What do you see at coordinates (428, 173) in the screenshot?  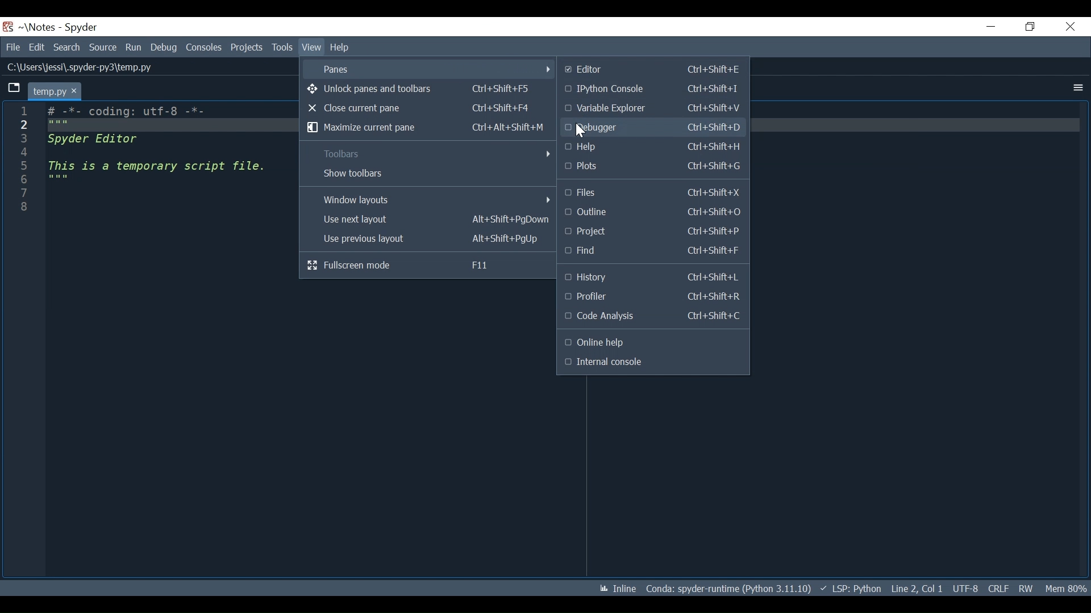 I see `Show toolbars` at bounding box center [428, 173].